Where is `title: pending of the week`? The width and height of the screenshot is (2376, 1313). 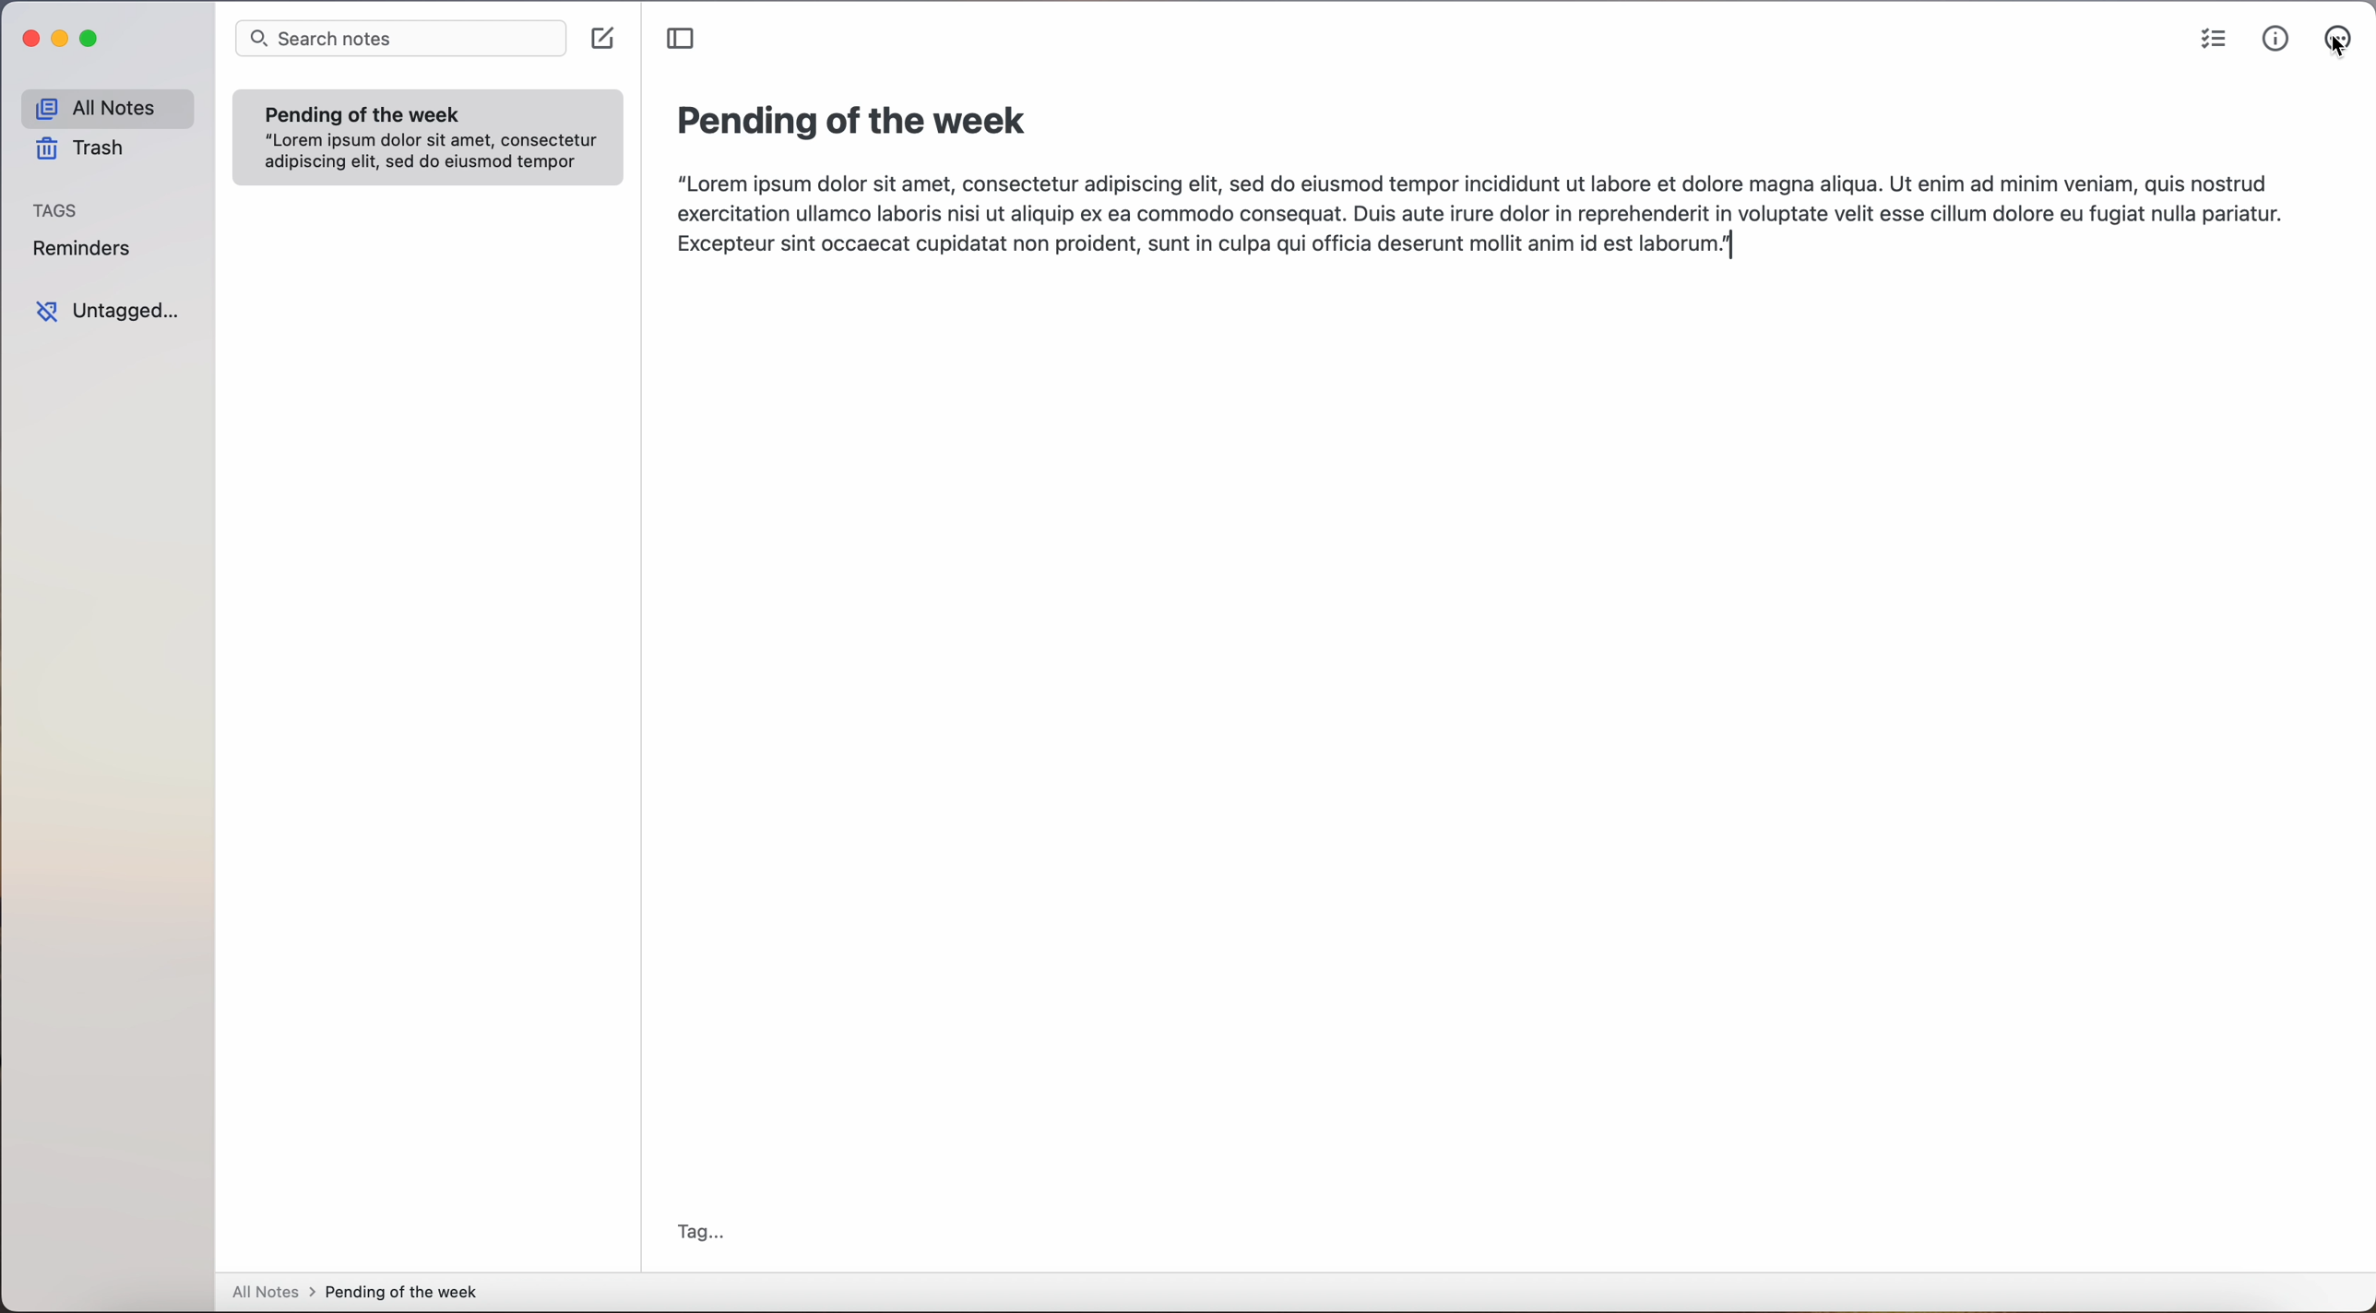
title: pending of the week is located at coordinates (858, 123).